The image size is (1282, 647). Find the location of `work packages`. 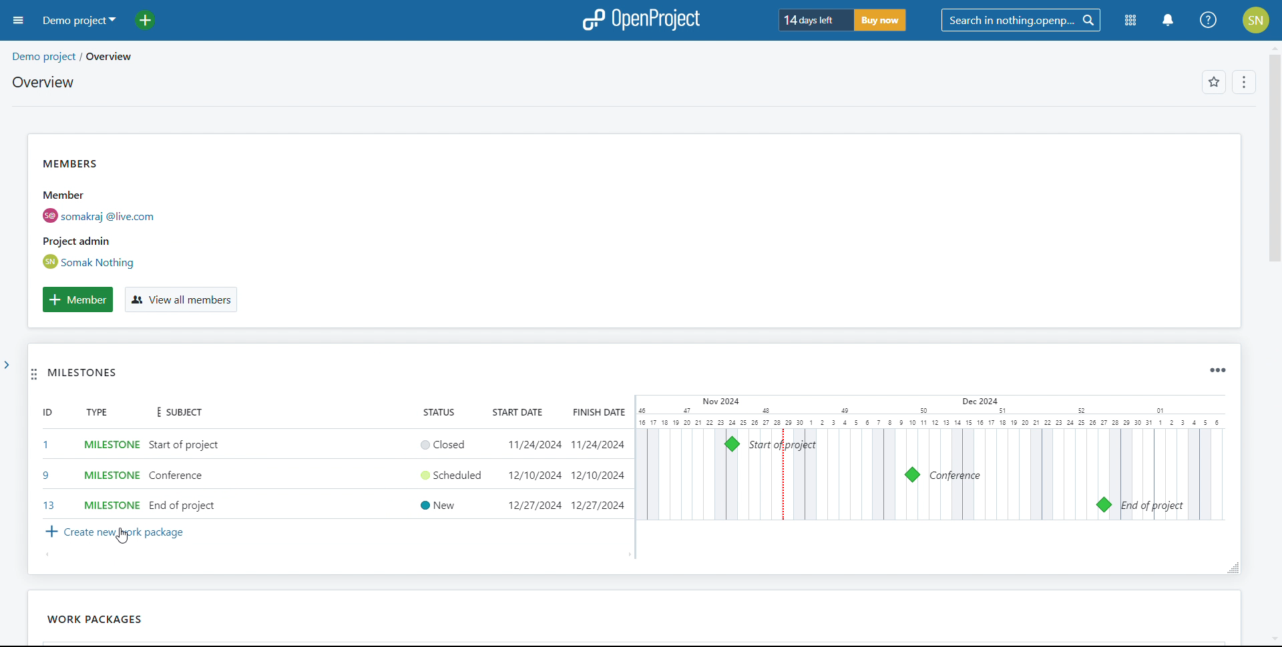

work packages is located at coordinates (96, 618).